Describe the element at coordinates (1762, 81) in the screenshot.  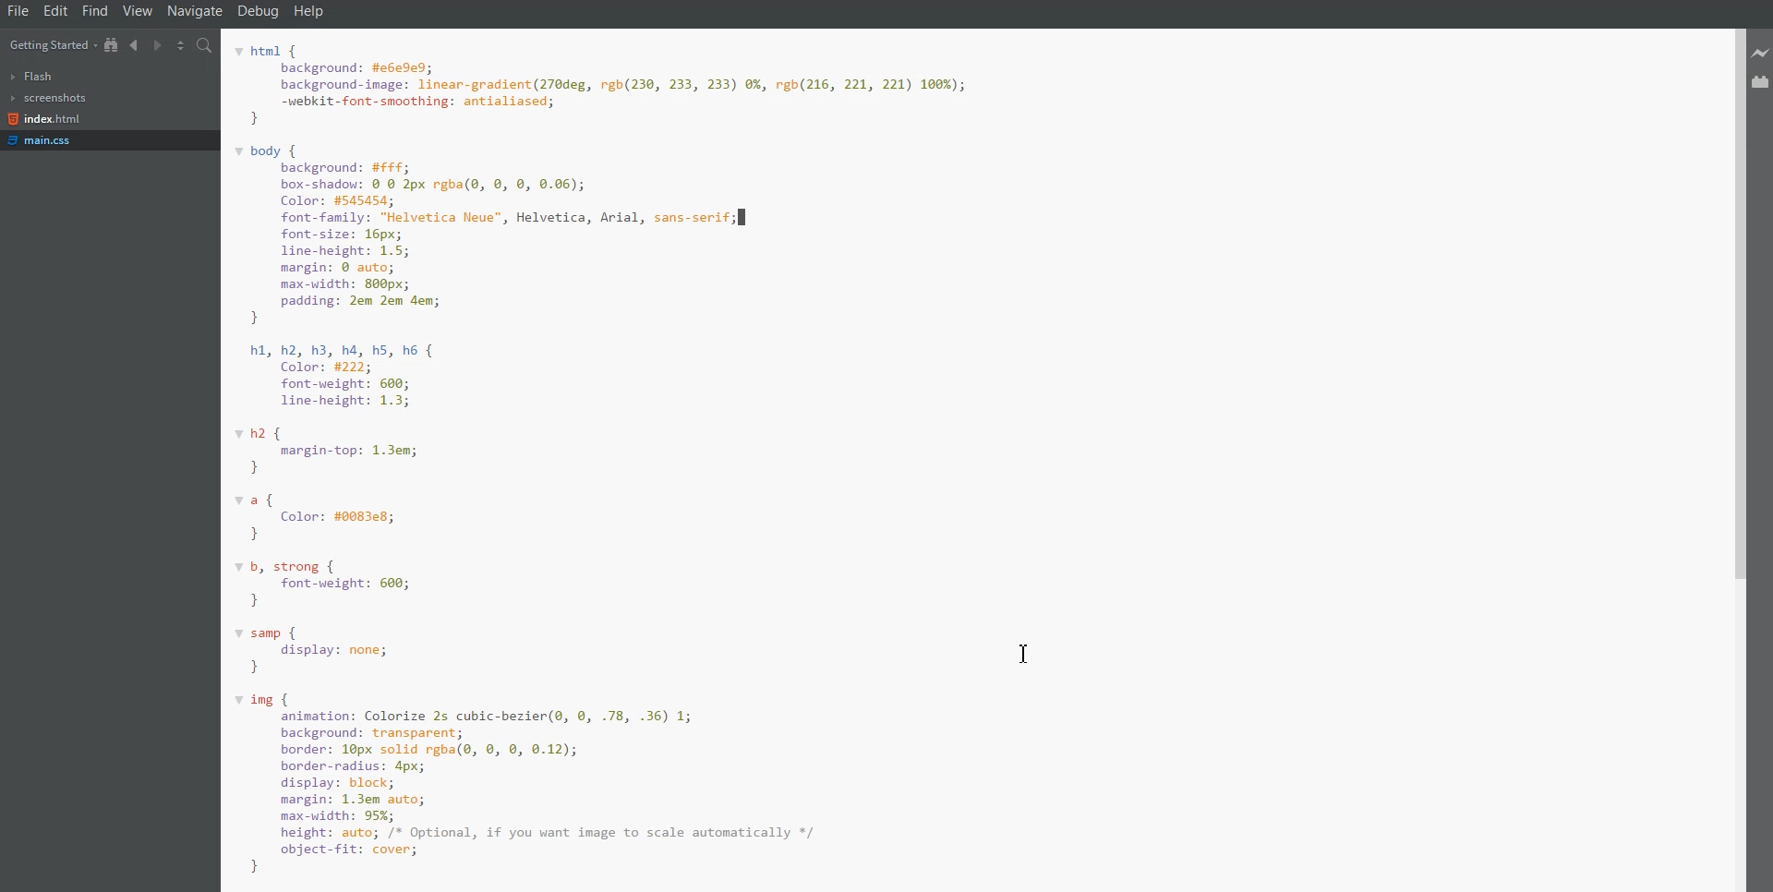
I see `Extension Manager` at that location.